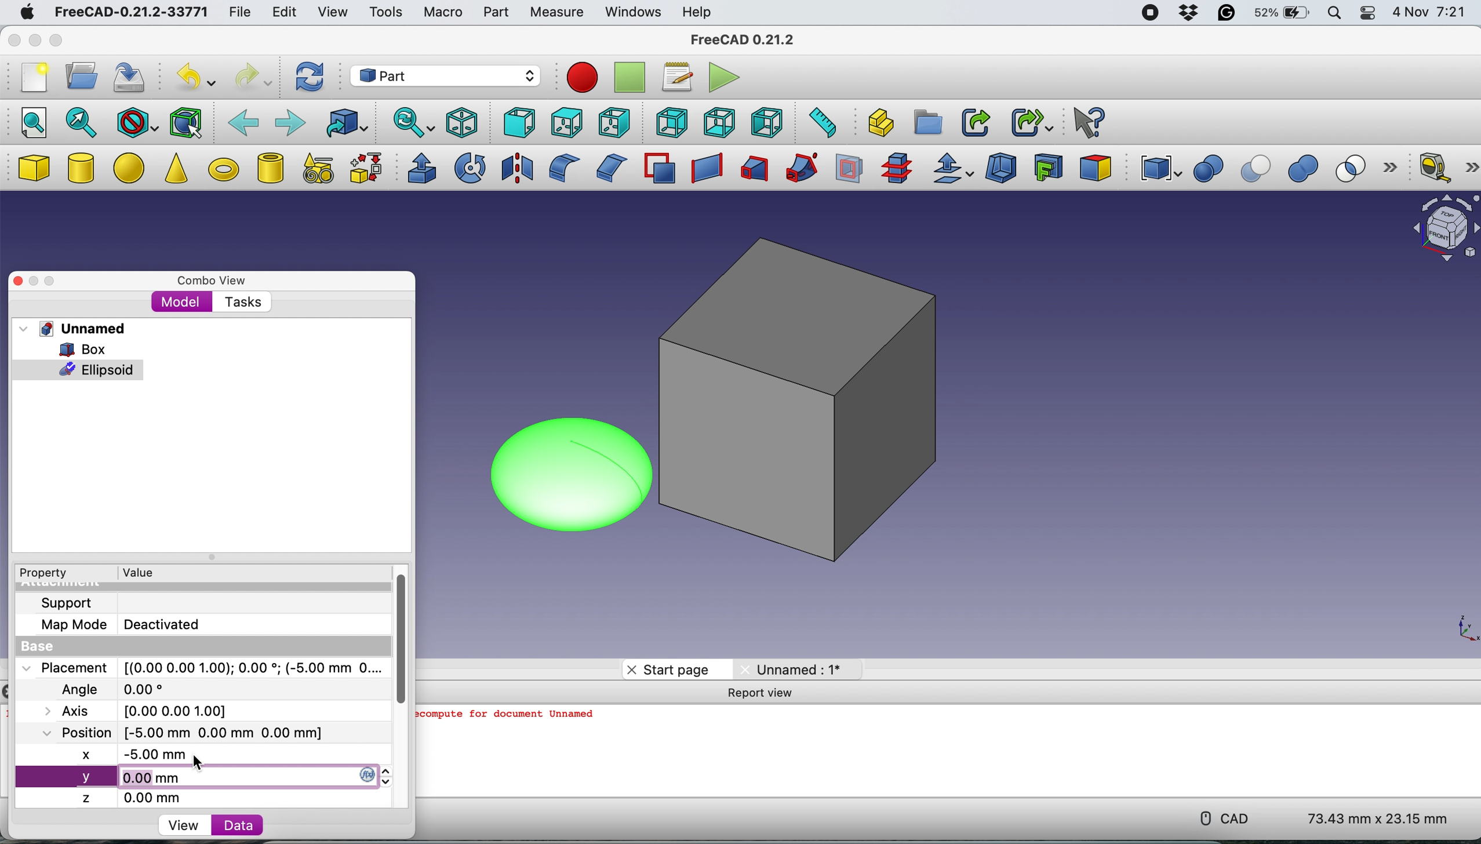 The image size is (1481, 844). What do you see at coordinates (29, 121) in the screenshot?
I see `fit all` at bounding box center [29, 121].